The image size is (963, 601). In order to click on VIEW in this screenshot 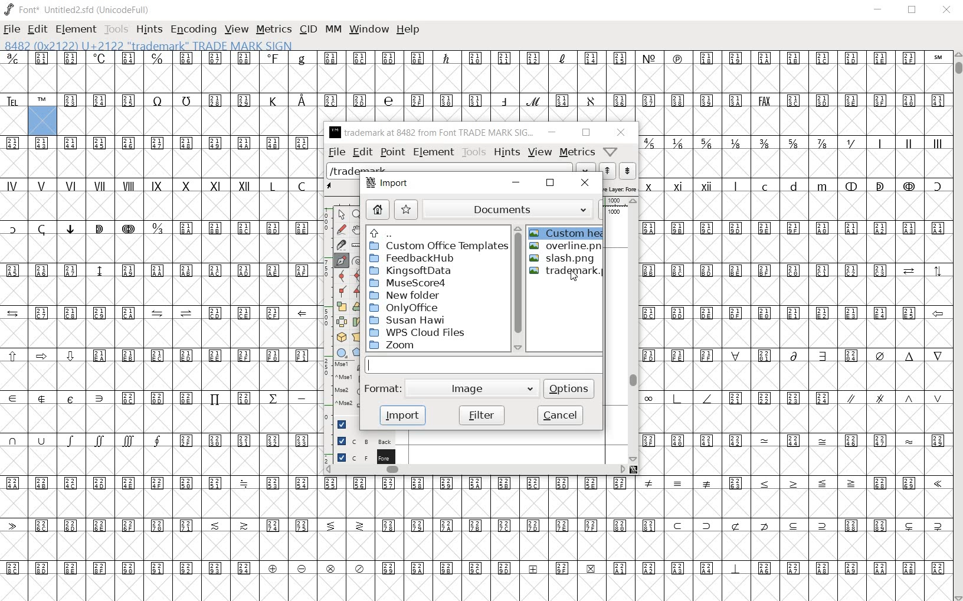, I will do `click(237, 30)`.